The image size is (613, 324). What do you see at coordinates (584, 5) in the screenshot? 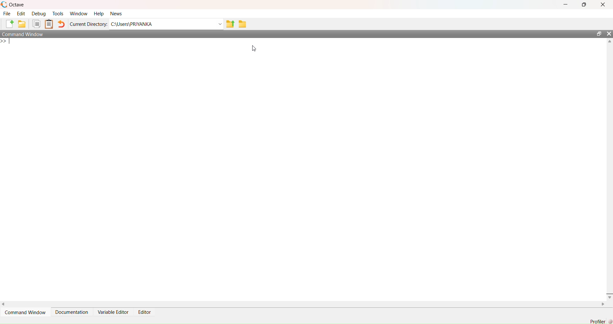
I see `Maximize / Restore` at bounding box center [584, 5].